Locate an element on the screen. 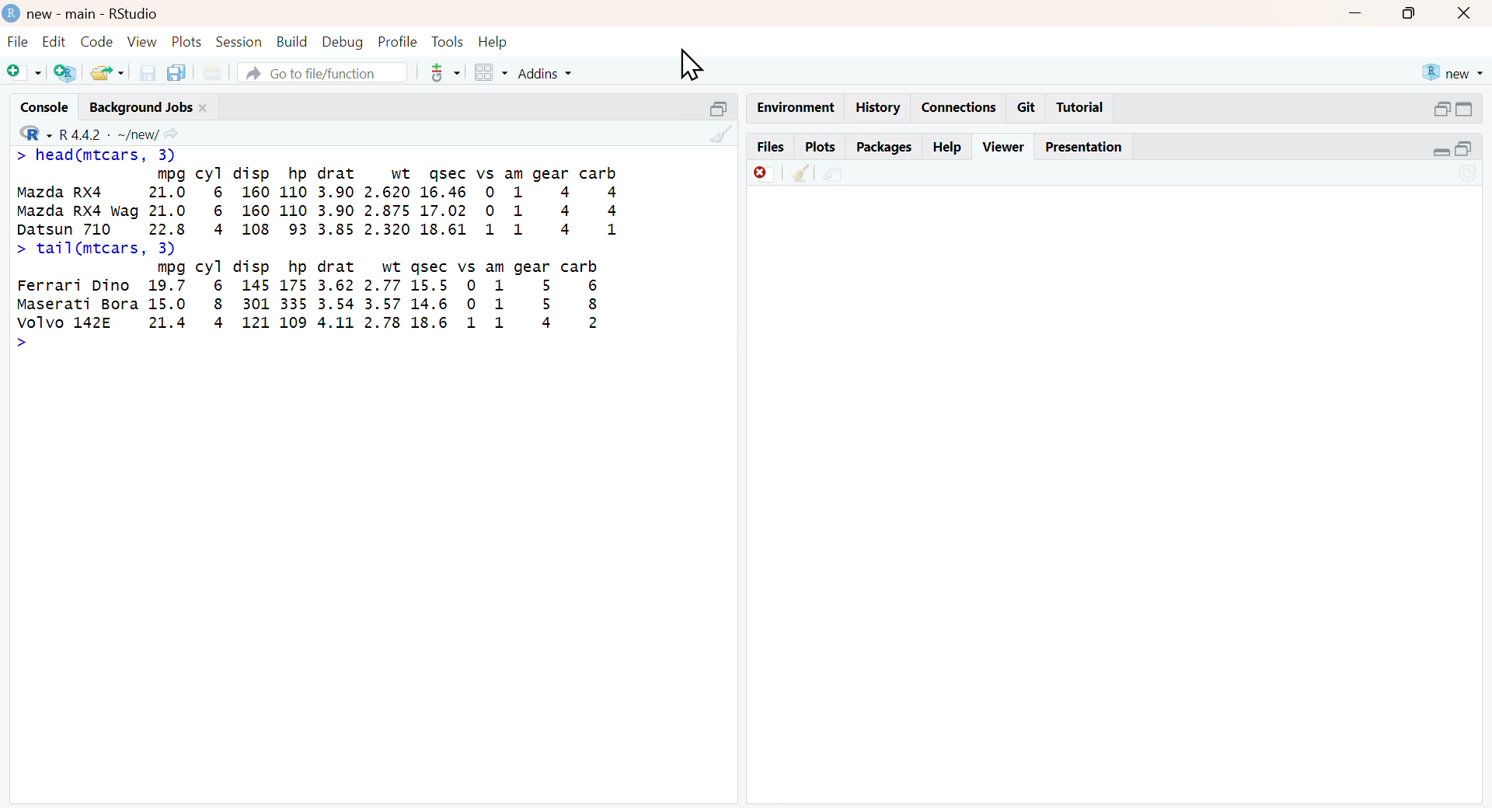 This screenshot has width=1492, height=808. Help is located at coordinates (948, 146).